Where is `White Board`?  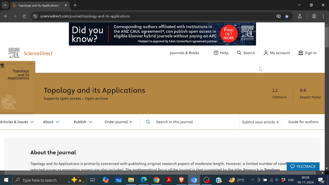 White Board is located at coordinates (118, 180).